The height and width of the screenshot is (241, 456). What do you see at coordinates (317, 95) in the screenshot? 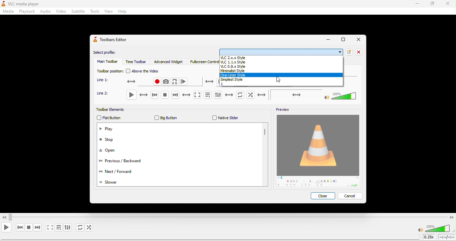
I see `volume` at bounding box center [317, 95].